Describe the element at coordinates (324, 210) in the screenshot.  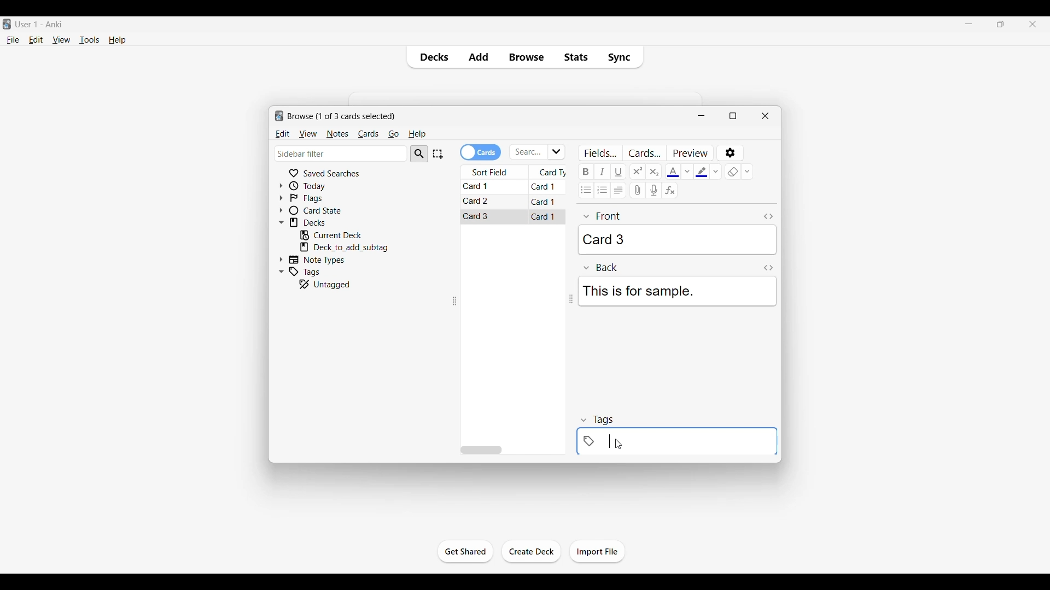
I see `Click to go to card state` at that location.